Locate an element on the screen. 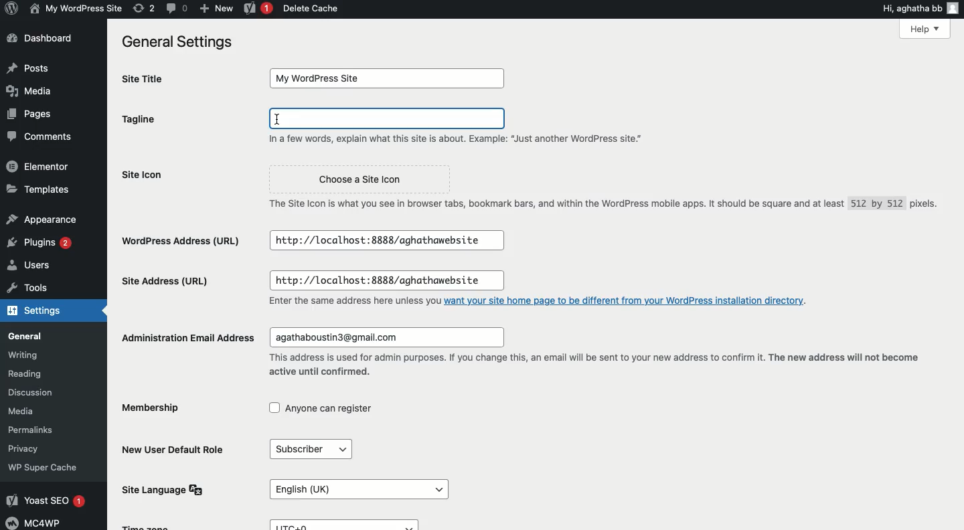 The image size is (964, 530). Comment is located at coordinates (36, 138).